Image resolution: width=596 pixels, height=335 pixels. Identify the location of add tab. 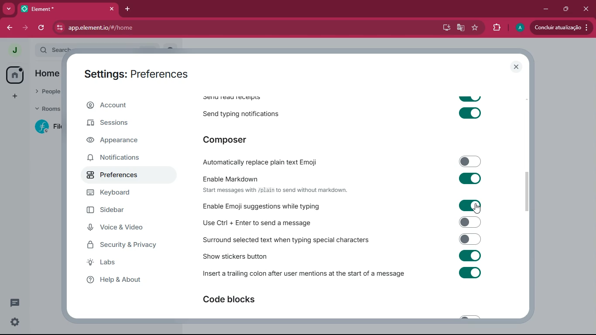
(126, 9).